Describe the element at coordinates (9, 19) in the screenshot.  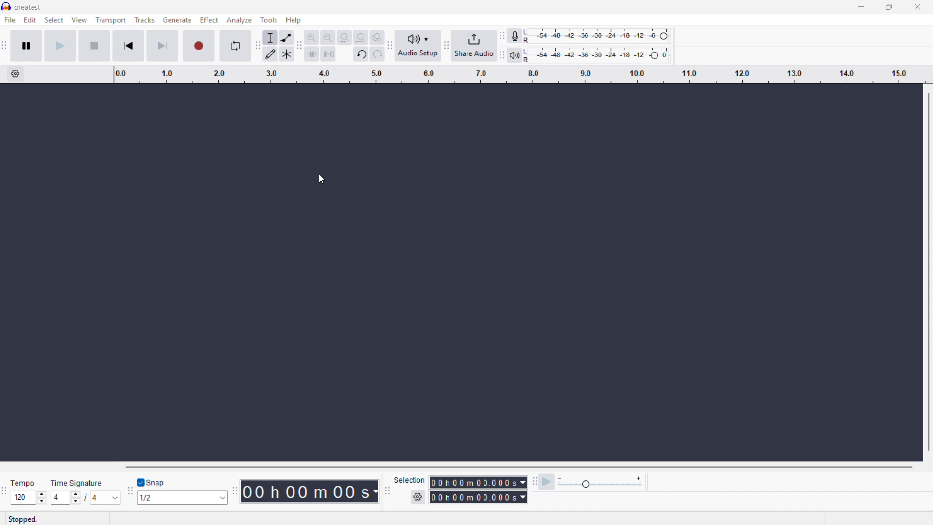
I see `` at that location.